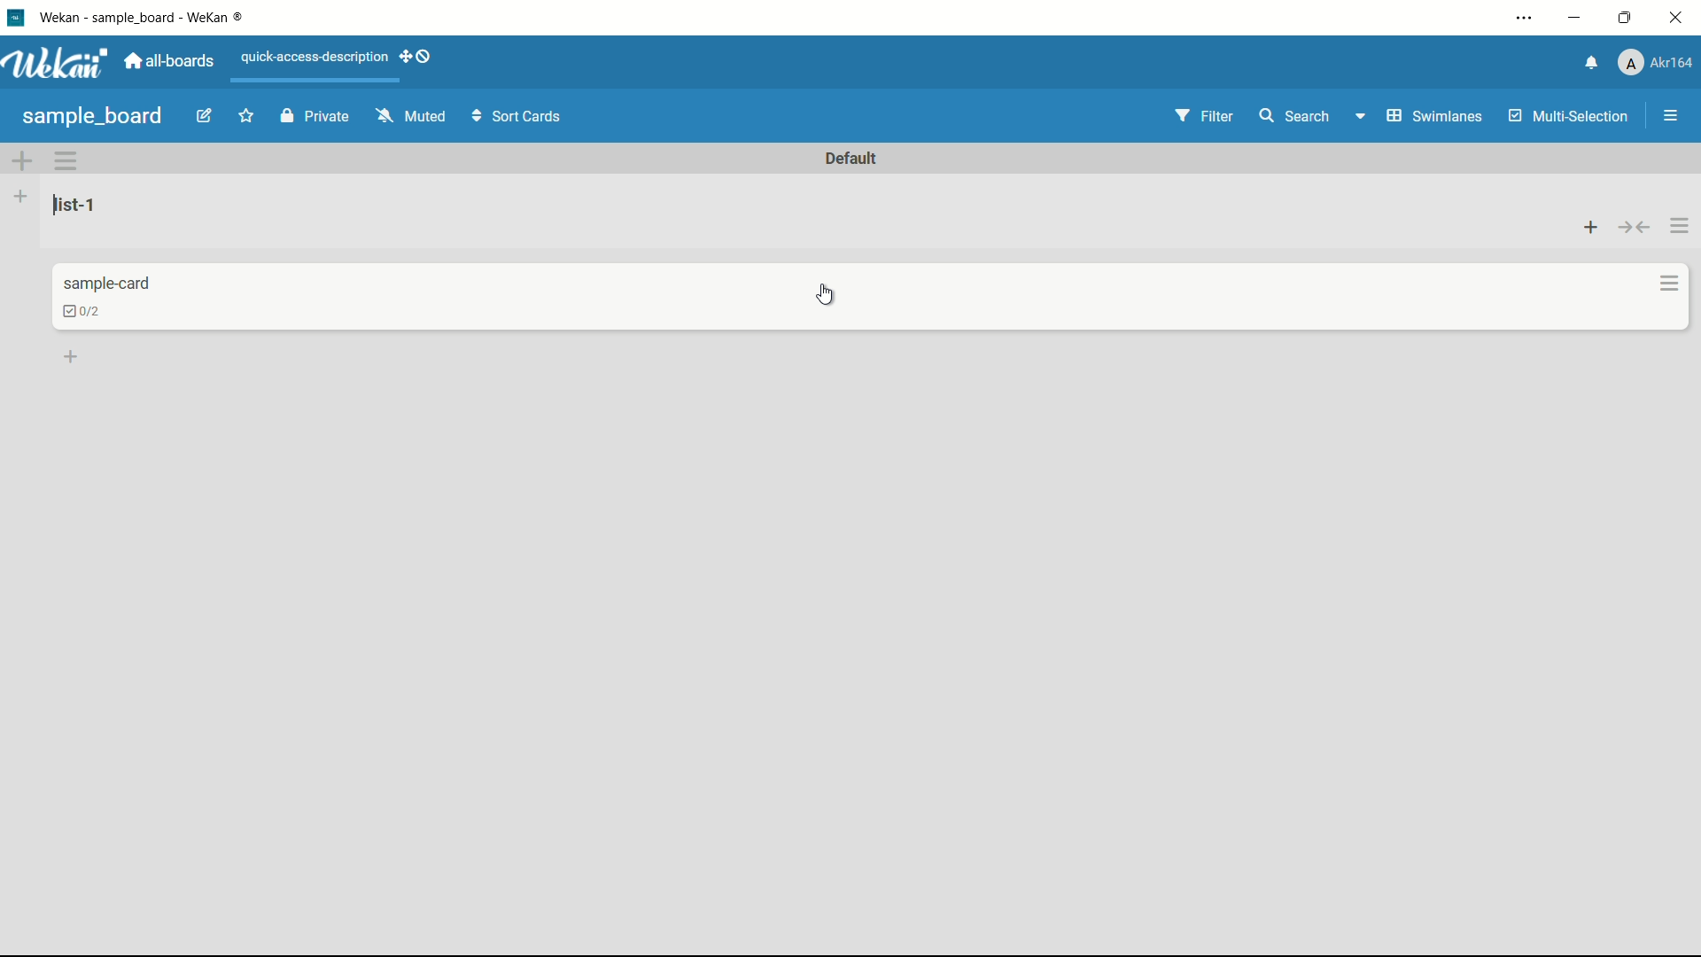  What do you see at coordinates (174, 61) in the screenshot?
I see `all boards` at bounding box center [174, 61].